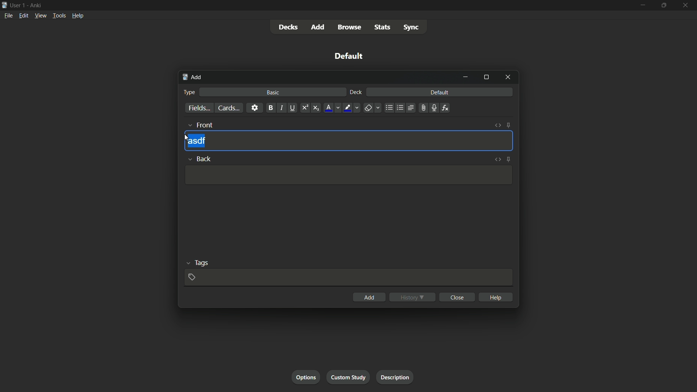 This screenshot has width=697, height=392. What do you see at coordinates (347, 175) in the screenshot?
I see `Input Template` at bounding box center [347, 175].